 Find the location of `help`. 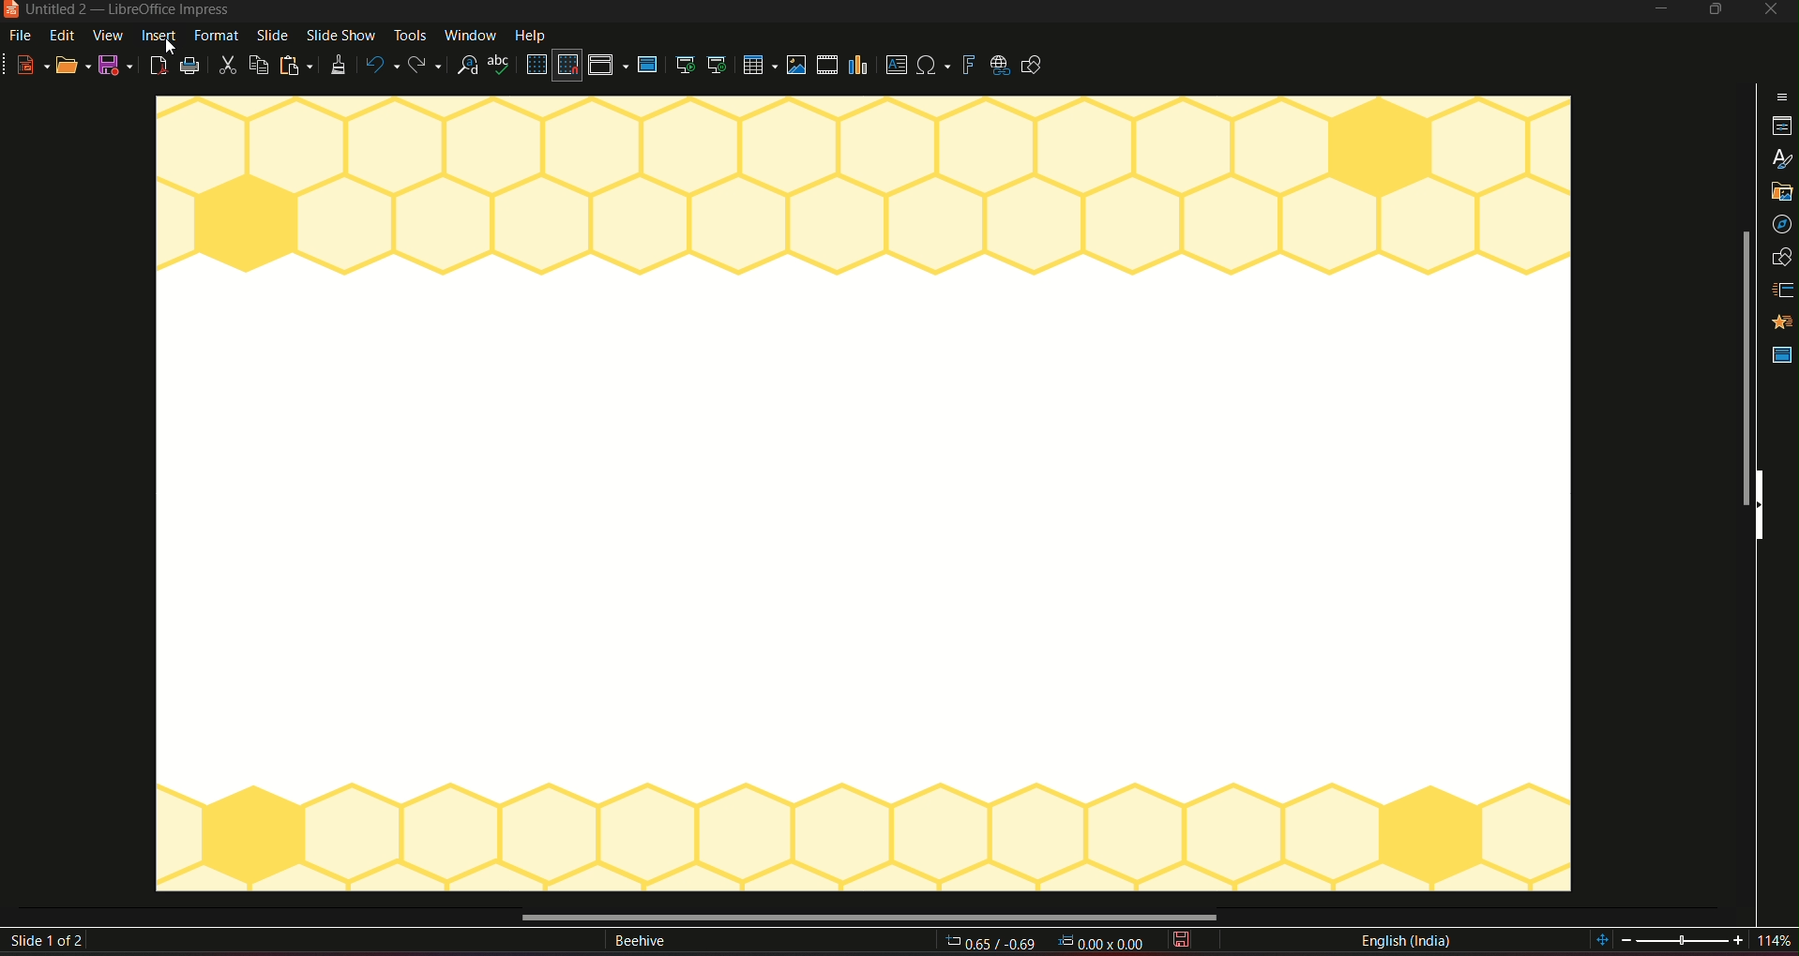

help is located at coordinates (533, 34).